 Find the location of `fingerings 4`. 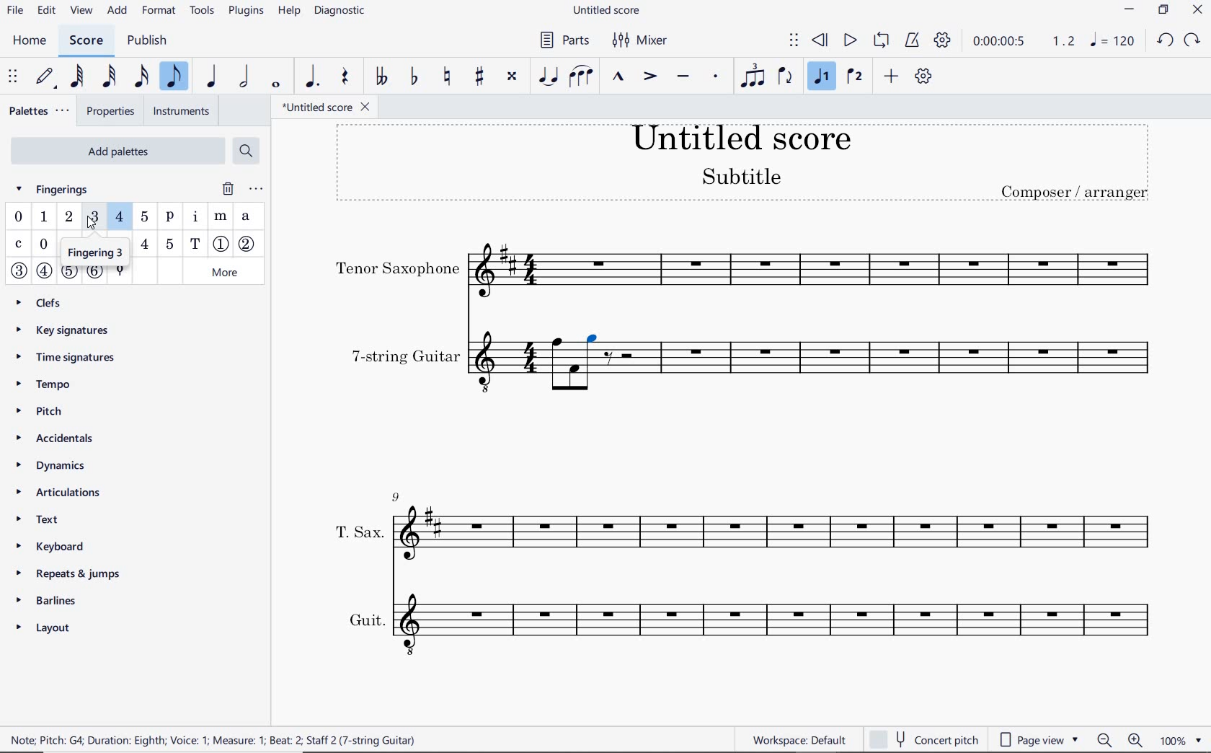

fingerings 4 is located at coordinates (120, 216).